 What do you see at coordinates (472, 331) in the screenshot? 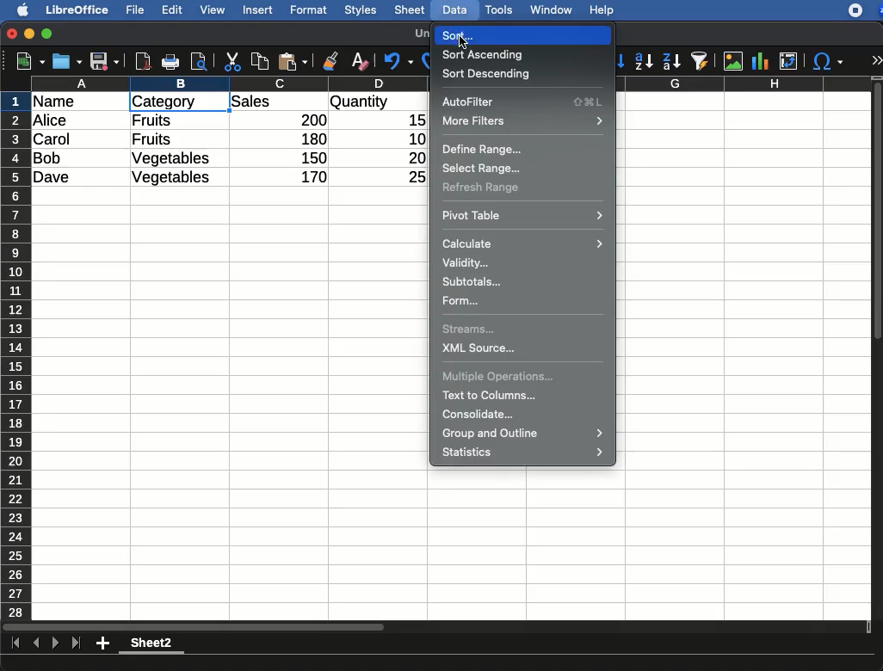
I see `streams` at bounding box center [472, 331].